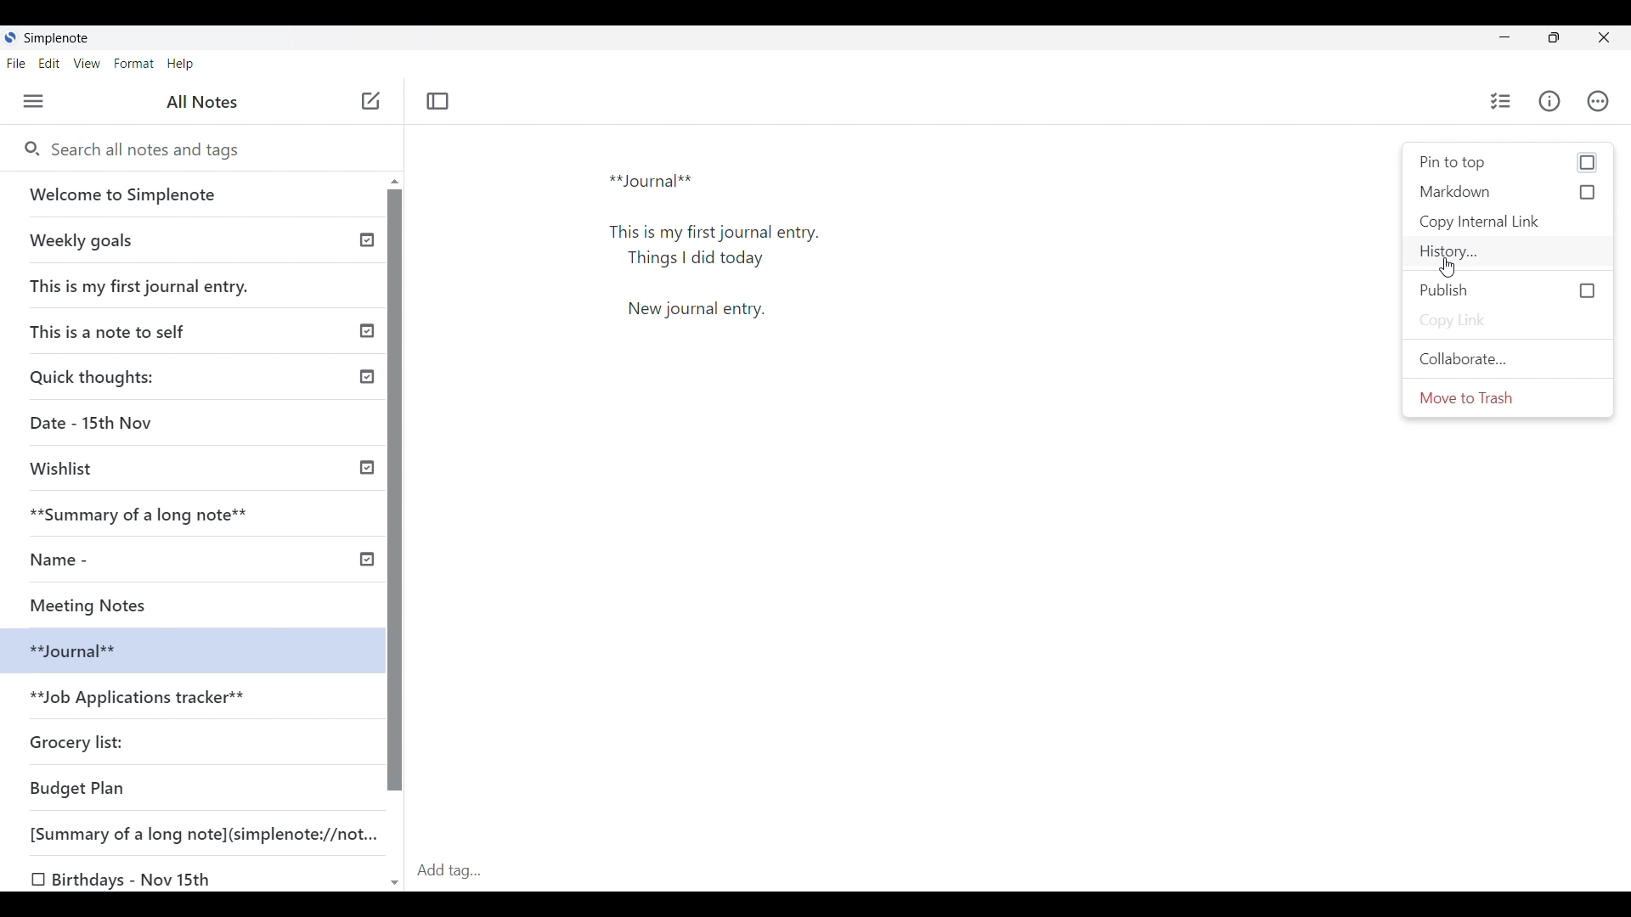 The height and width of the screenshot is (917, 1631). What do you see at coordinates (1598, 101) in the screenshot?
I see `Actions` at bounding box center [1598, 101].